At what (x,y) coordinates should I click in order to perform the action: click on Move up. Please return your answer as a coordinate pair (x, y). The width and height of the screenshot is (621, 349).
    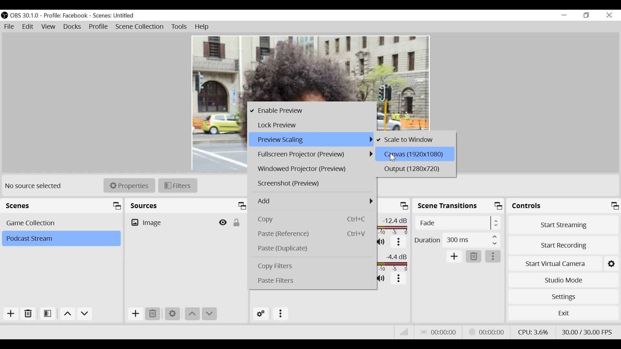
    Looking at the image, I should click on (68, 315).